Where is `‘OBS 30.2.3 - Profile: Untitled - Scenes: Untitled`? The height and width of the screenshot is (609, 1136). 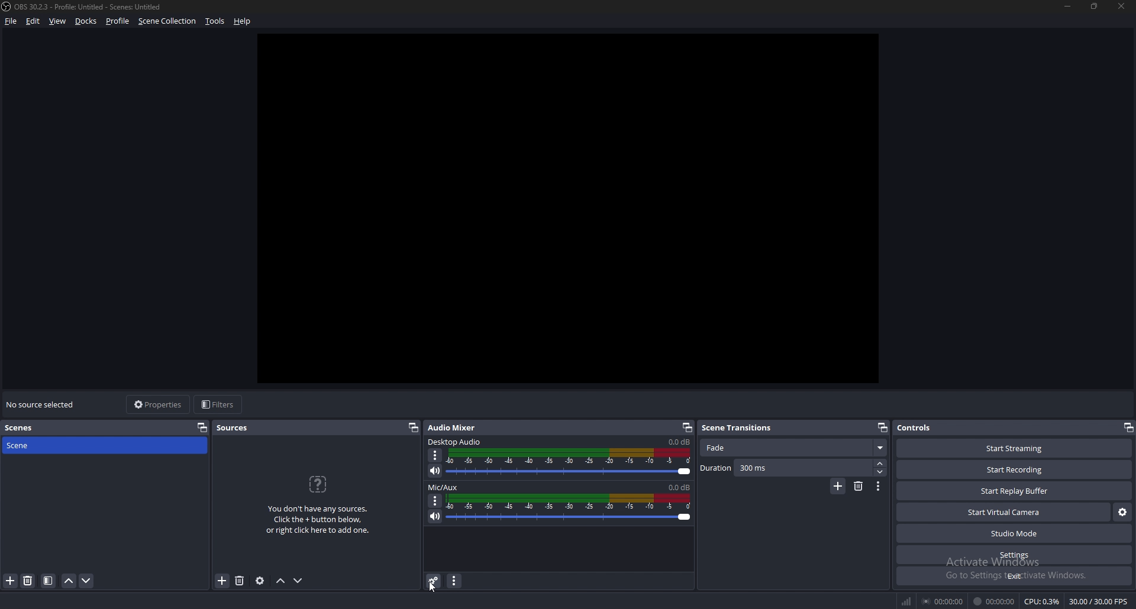
‘OBS 30.2.3 - Profile: Untitled - Scenes: Untitled is located at coordinates (91, 7).